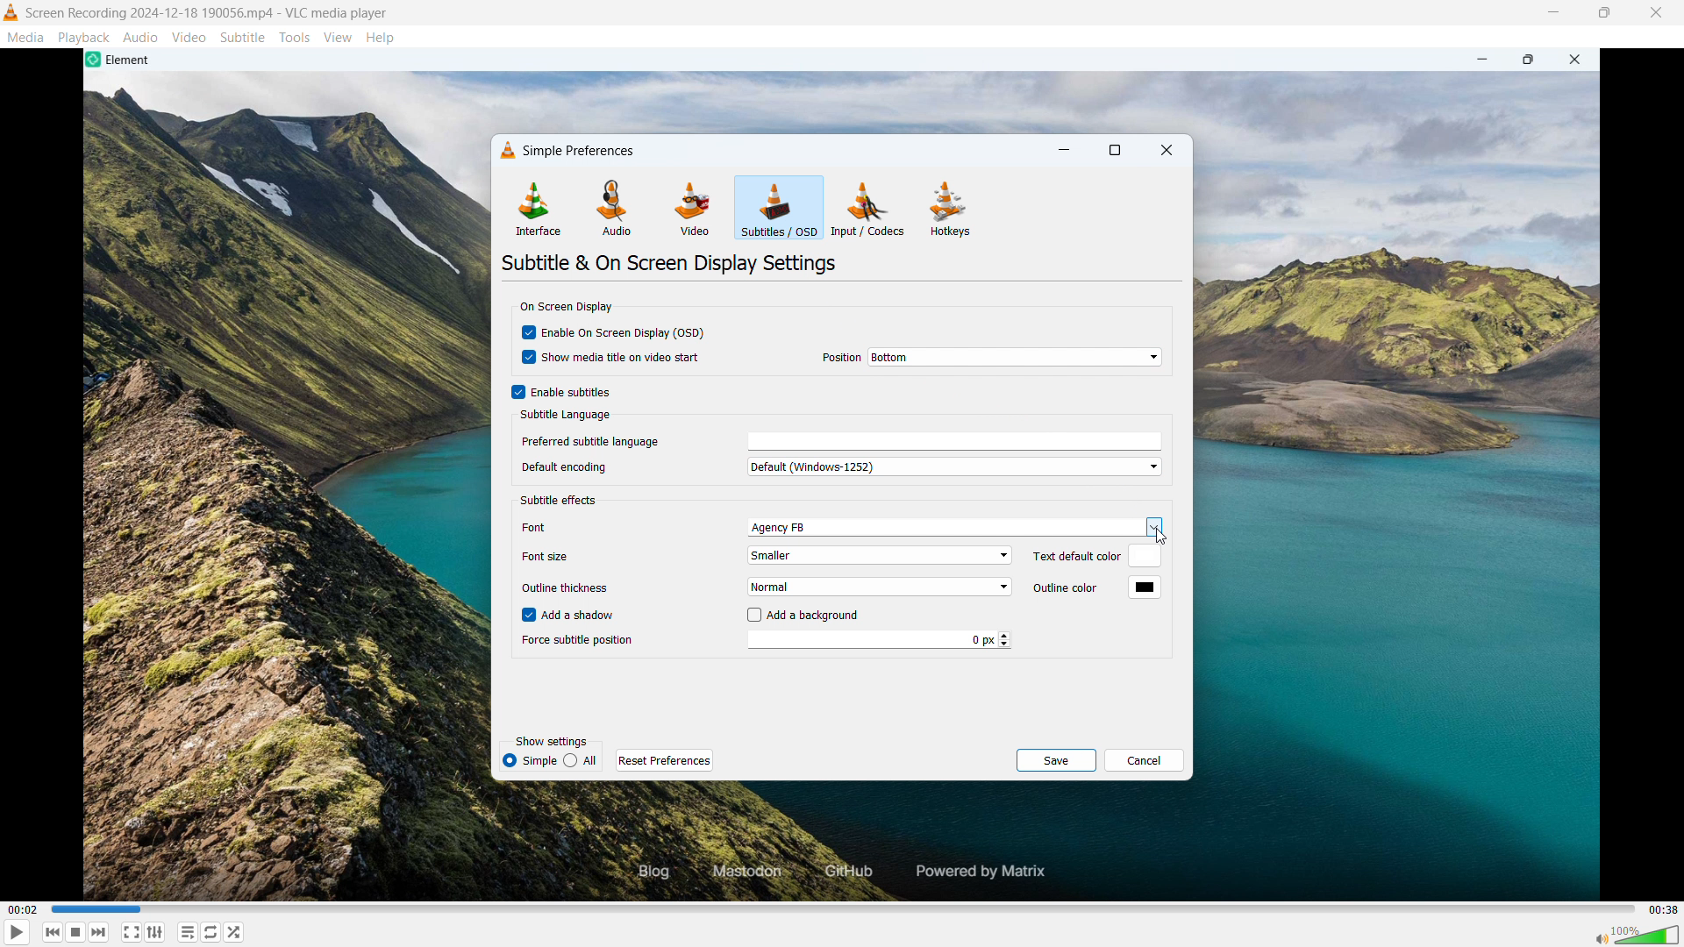 This screenshot has height=947, width=1684. Describe the element at coordinates (141, 36) in the screenshot. I see `audio` at that location.